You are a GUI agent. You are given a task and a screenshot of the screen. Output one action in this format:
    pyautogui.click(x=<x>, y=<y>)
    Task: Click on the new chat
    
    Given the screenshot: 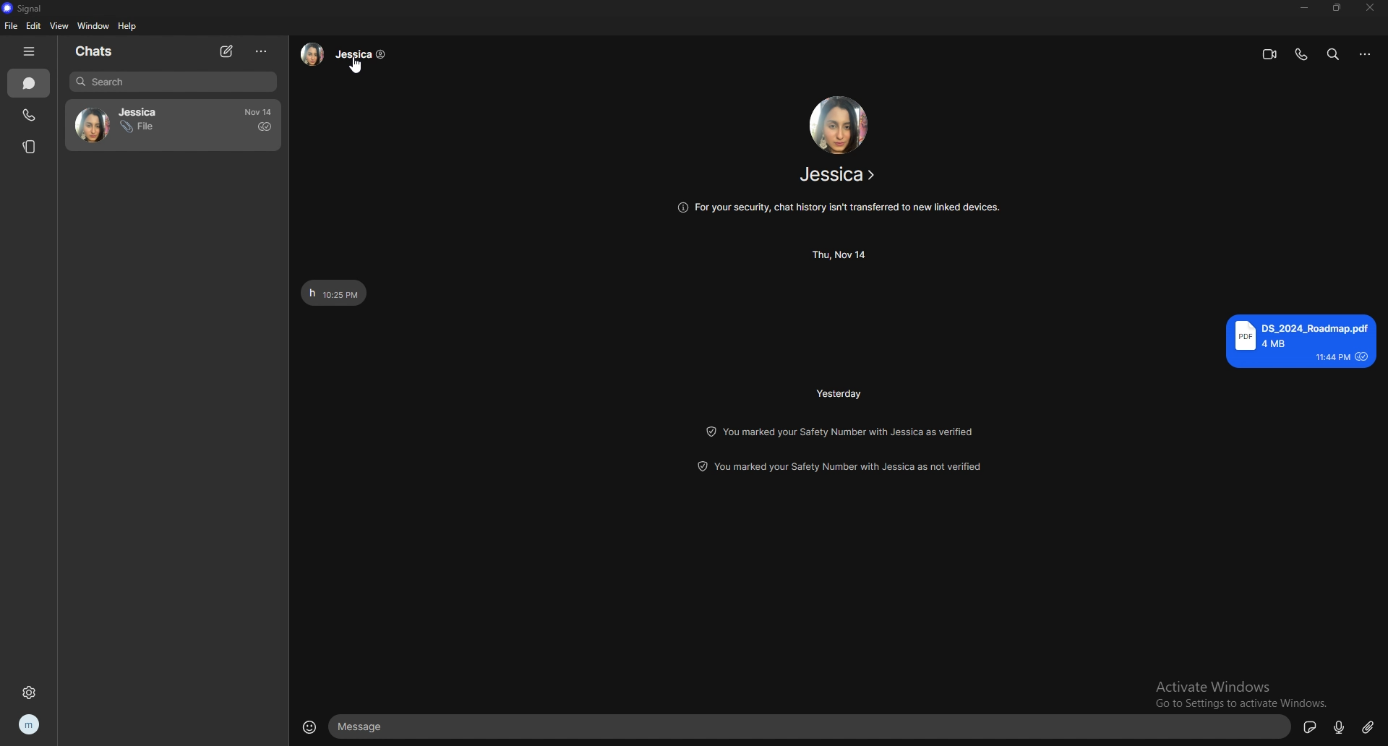 What is the action you would take?
    pyautogui.click(x=225, y=51)
    